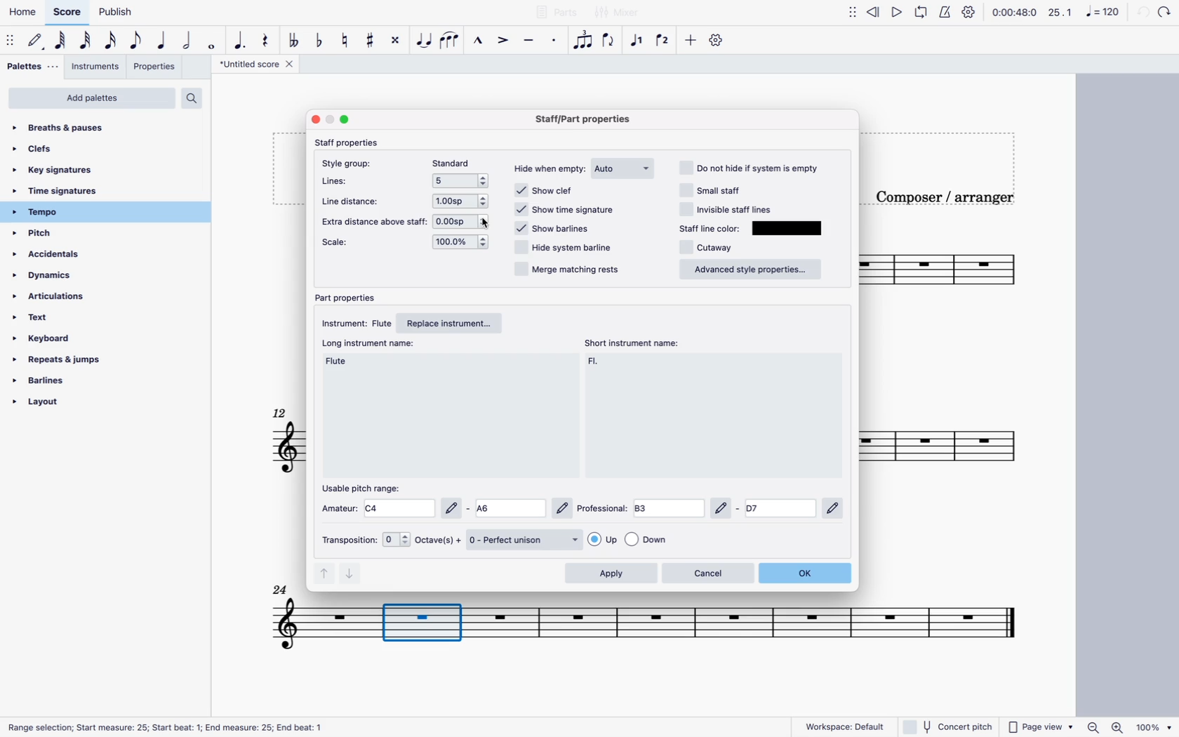  What do you see at coordinates (87, 41) in the screenshot?
I see `32nd note` at bounding box center [87, 41].